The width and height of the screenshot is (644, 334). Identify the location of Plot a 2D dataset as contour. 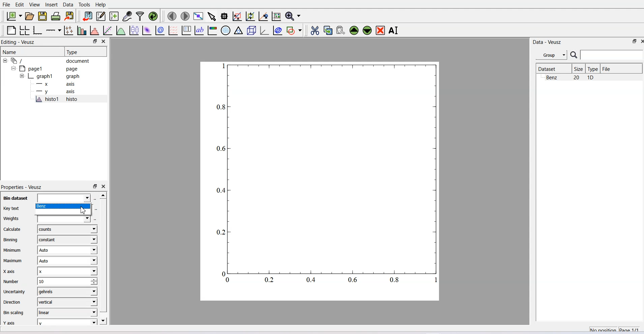
(160, 30).